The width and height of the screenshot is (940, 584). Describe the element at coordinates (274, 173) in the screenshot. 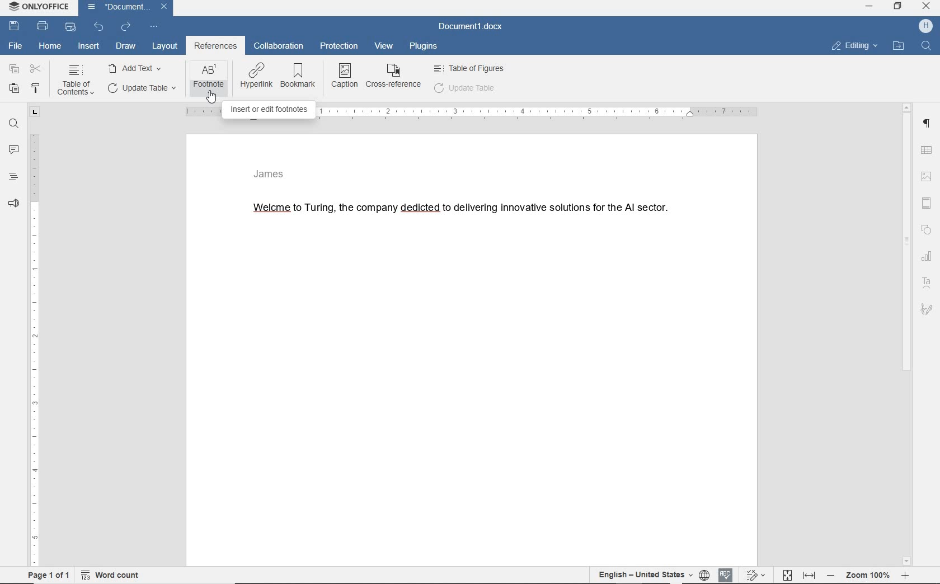

I see `header text` at that location.